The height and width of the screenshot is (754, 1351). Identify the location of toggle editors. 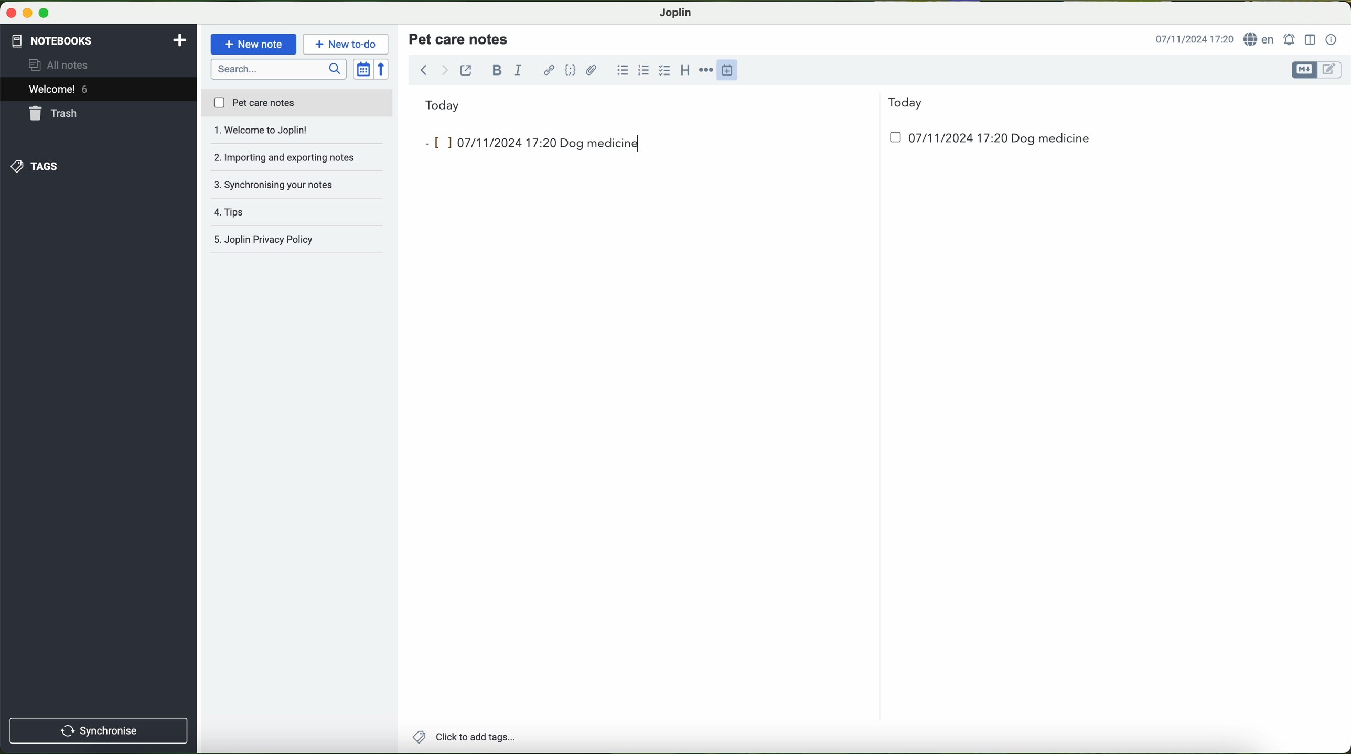
(1315, 70).